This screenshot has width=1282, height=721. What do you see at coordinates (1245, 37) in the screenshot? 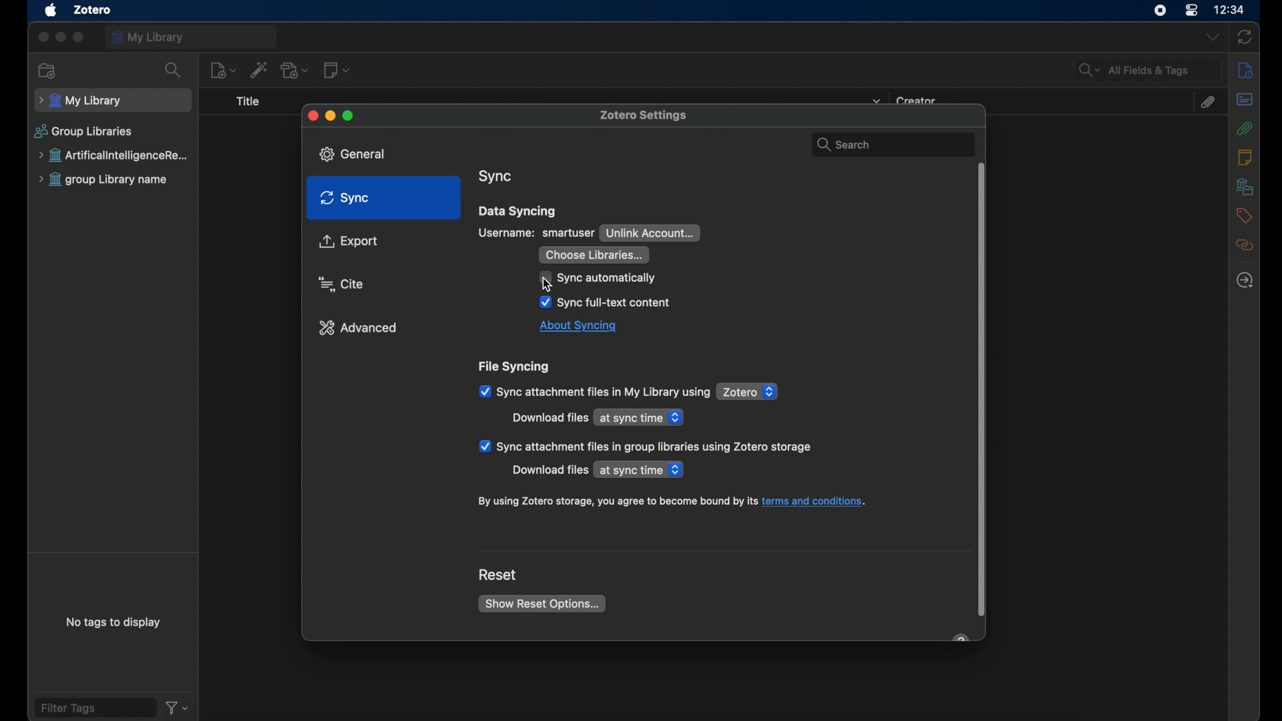
I see `sync` at bounding box center [1245, 37].